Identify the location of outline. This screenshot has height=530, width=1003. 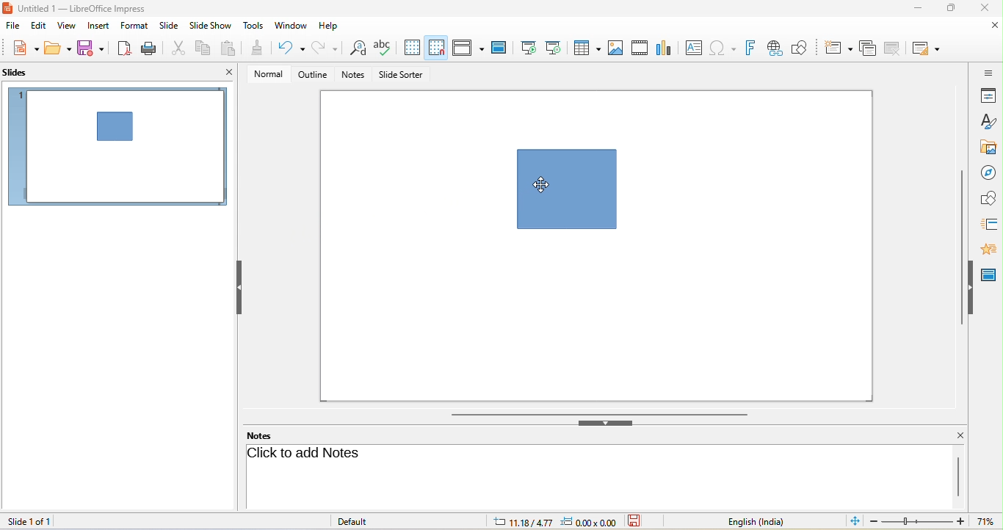
(314, 75).